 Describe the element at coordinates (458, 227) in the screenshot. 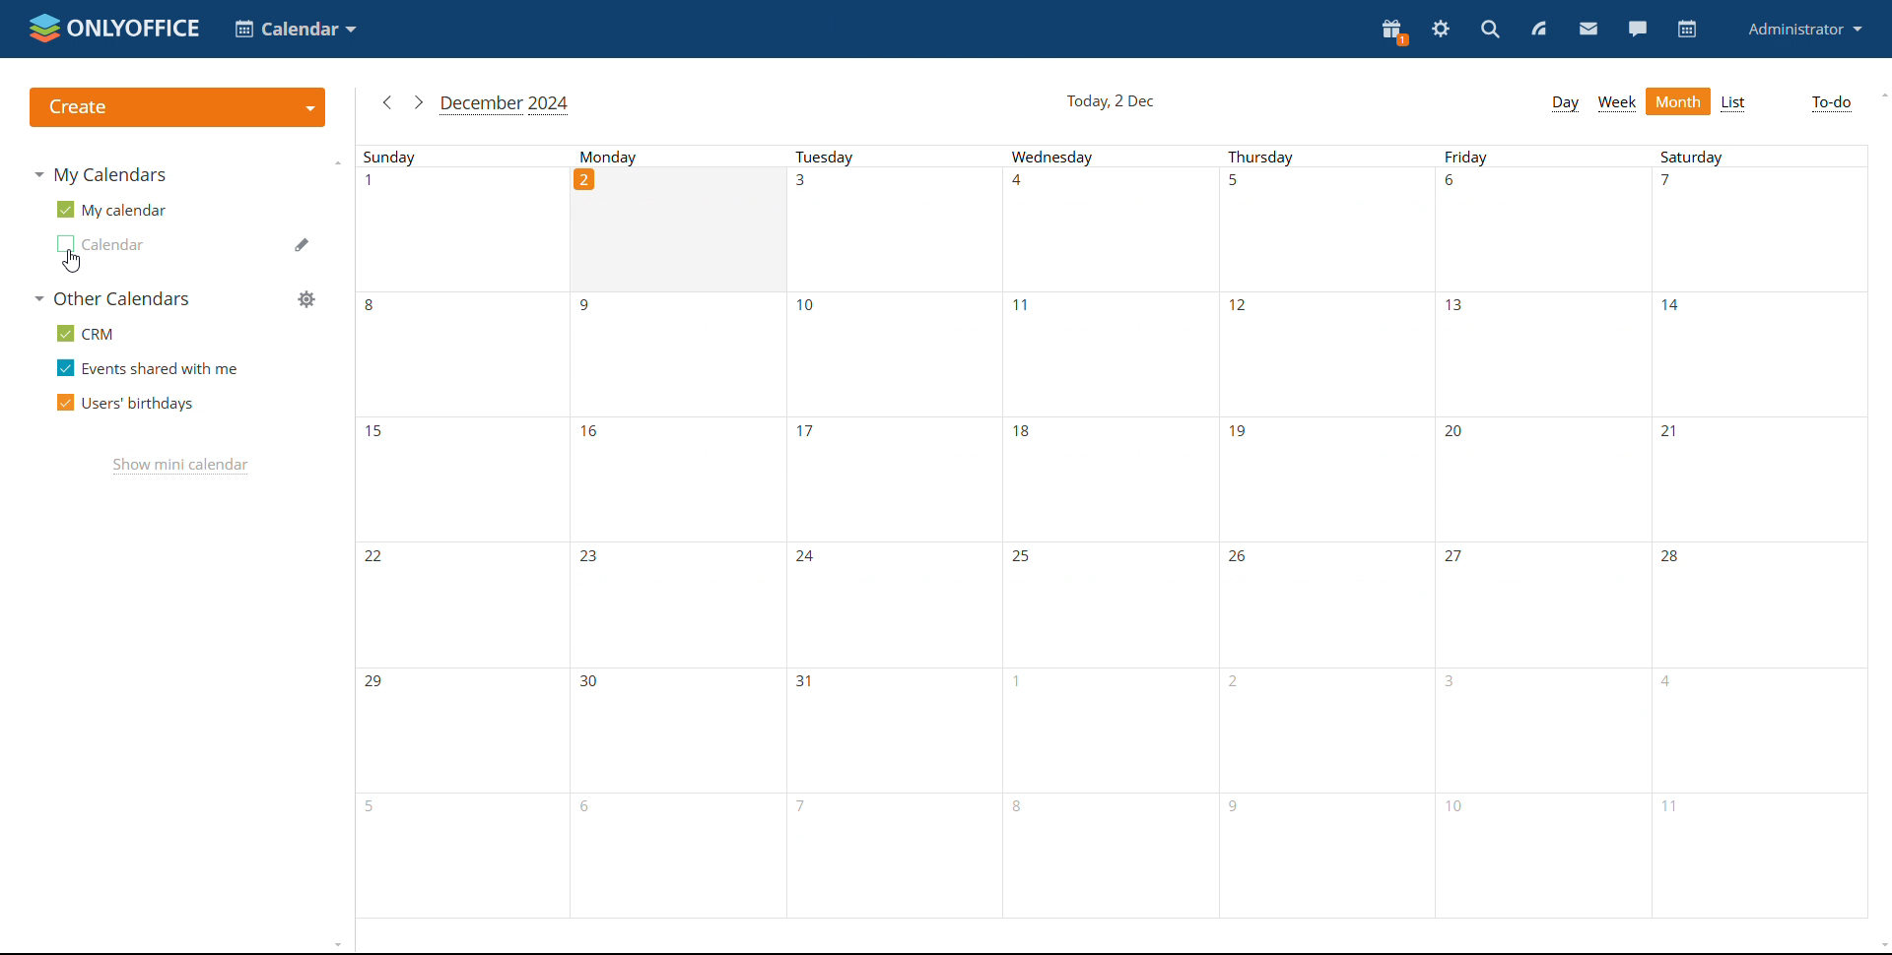

I see `1` at that location.